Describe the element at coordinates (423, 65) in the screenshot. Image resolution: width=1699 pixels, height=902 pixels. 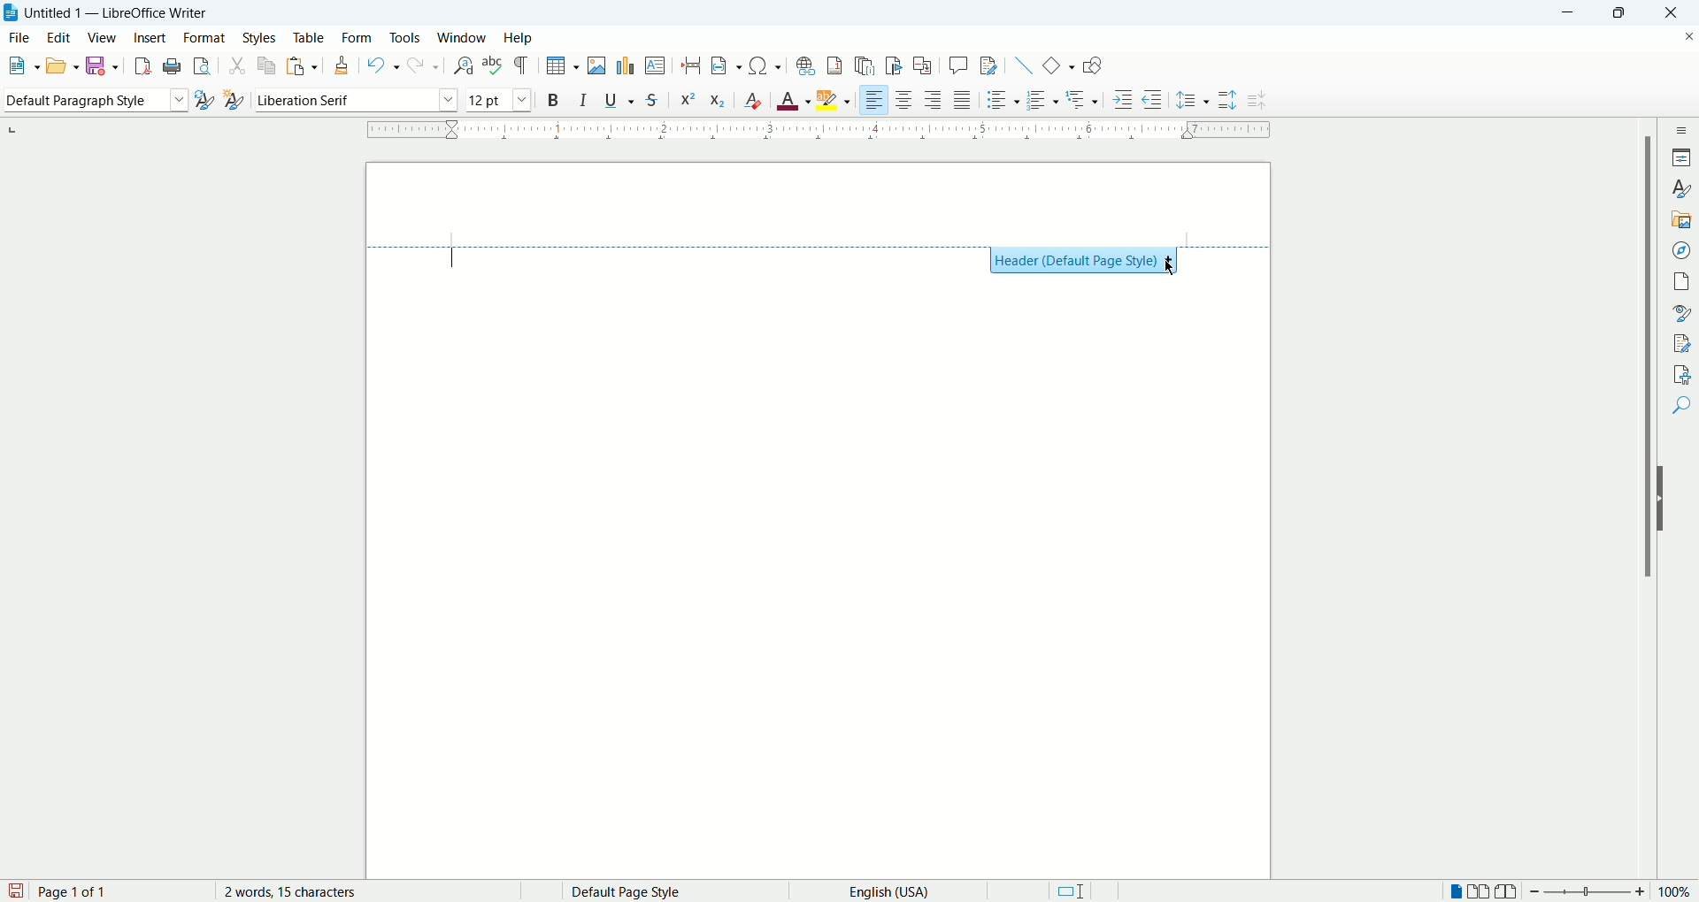
I see `redo` at that location.